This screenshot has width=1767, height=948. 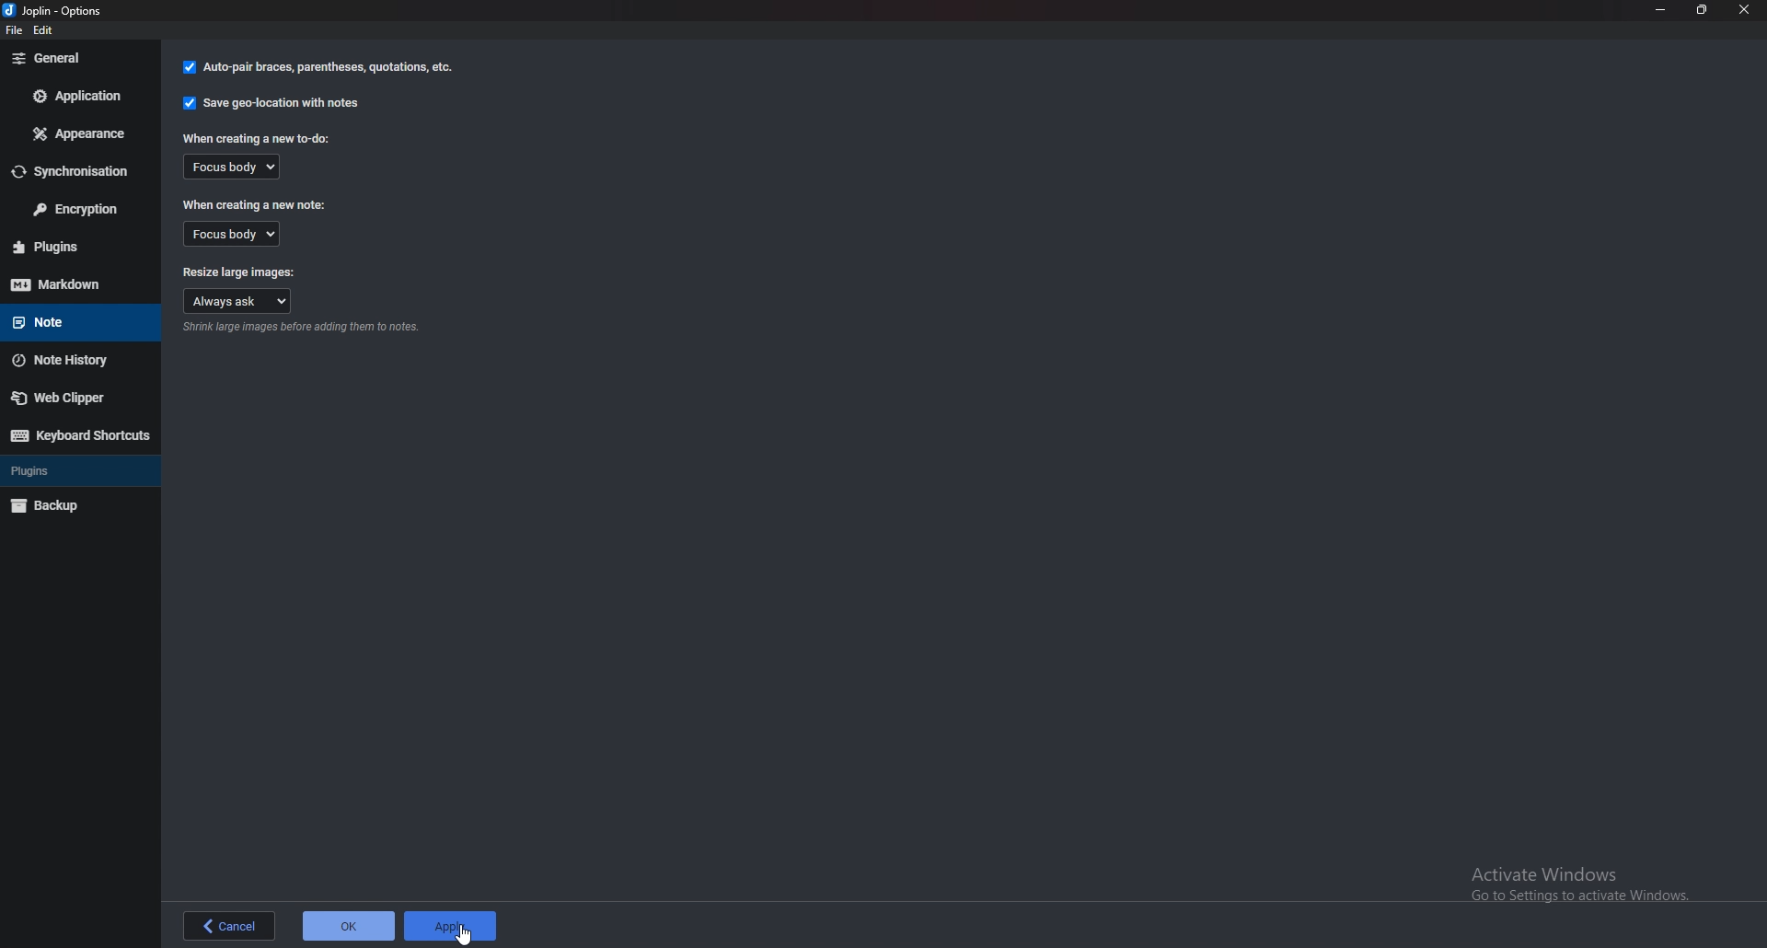 What do you see at coordinates (461, 935) in the screenshot?
I see `cursor` at bounding box center [461, 935].